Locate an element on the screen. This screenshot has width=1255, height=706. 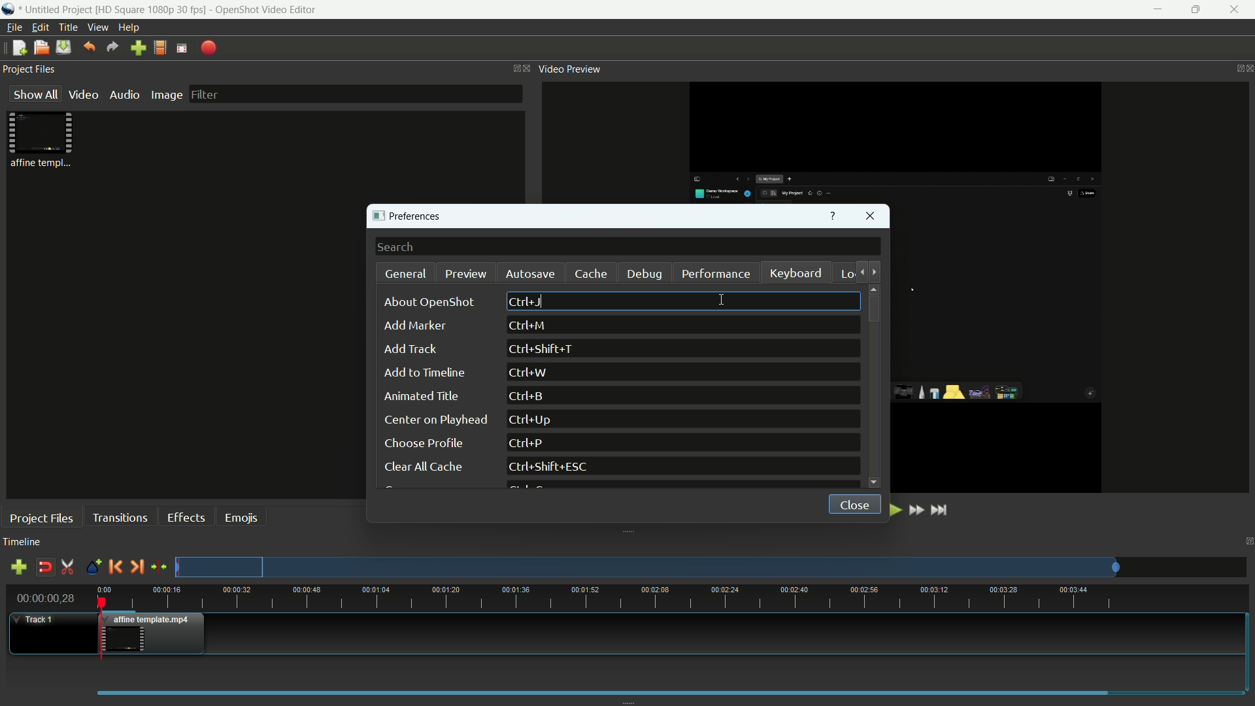
emojis is located at coordinates (243, 516).